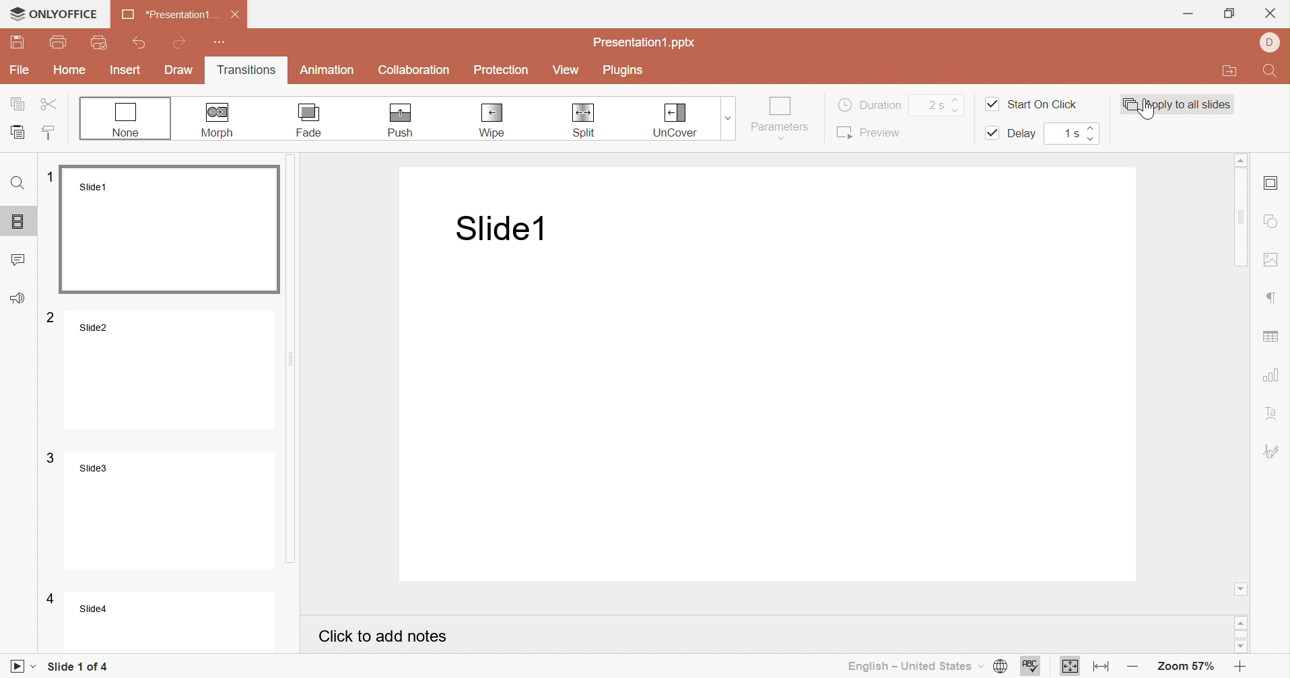 The height and width of the screenshot is (678, 1290). What do you see at coordinates (1270, 13) in the screenshot?
I see `Close` at bounding box center [1270, 13].